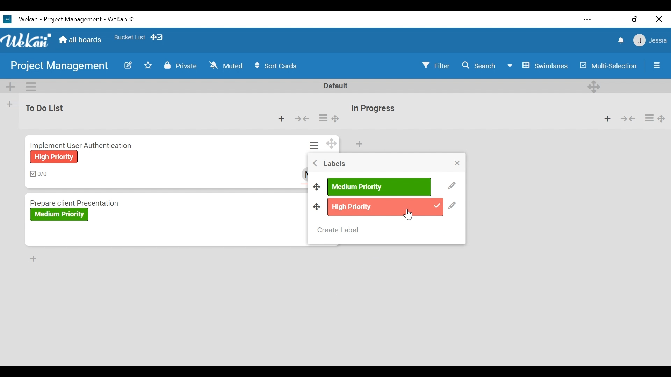 Image resolution: width=671 pixels, height=377 pixels. What do you see at coordinates (456, 163) in the screenshot?
I see `Close` at bounding box center [456, 163].